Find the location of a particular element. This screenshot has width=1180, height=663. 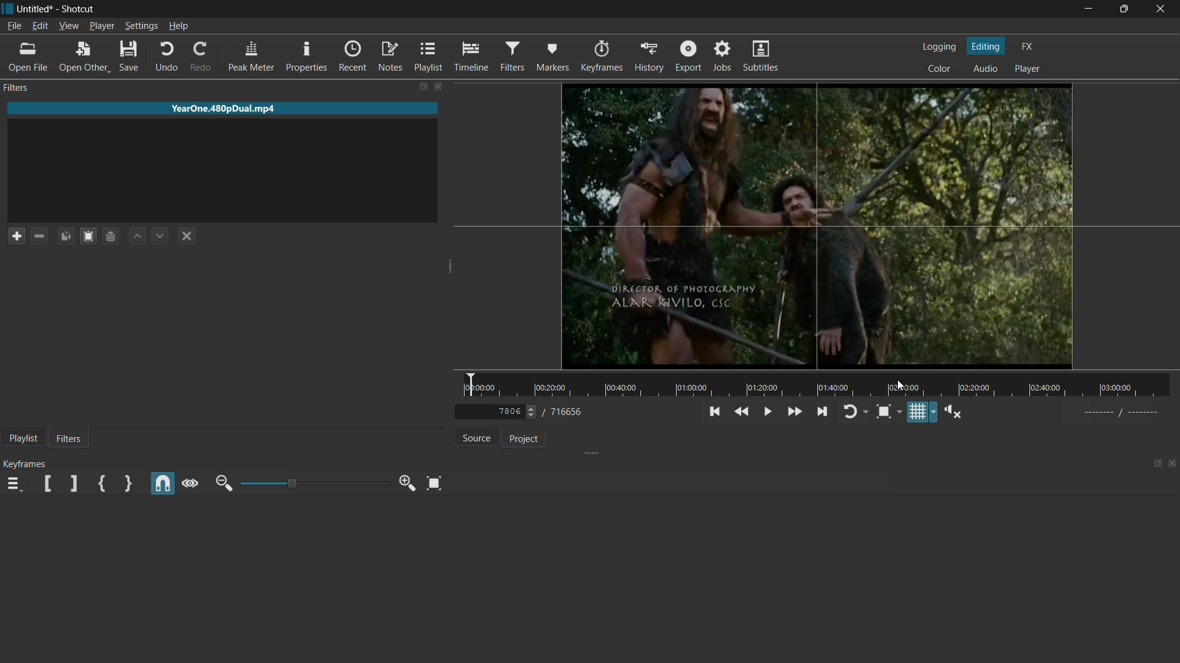

open file is located at coordinates (29, 57).